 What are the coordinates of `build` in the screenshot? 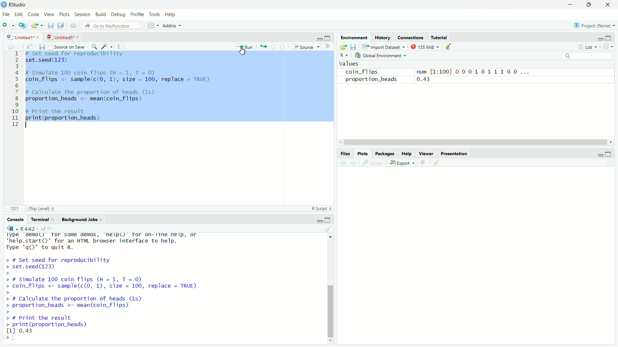 It's located at (102, 14).